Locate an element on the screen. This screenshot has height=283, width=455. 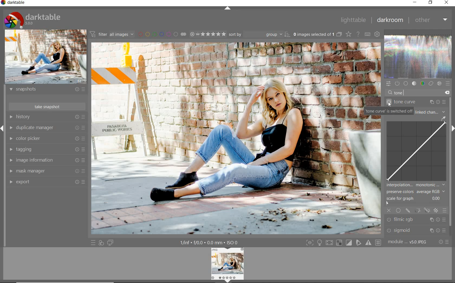
tone is located at coordinates (399, 93).